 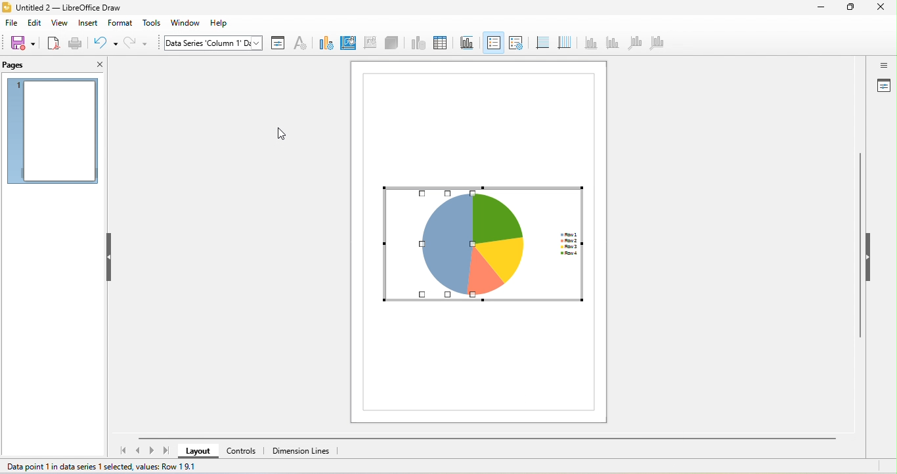 What do you see at coordinates (393, 43) in the screenshot?
I see `3D view` at bounding box center [393, 43].